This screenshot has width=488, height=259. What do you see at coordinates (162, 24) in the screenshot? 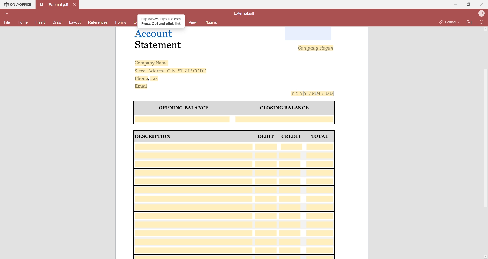
I see `Press Ctrl and click link` at bounding box center [162, 24].